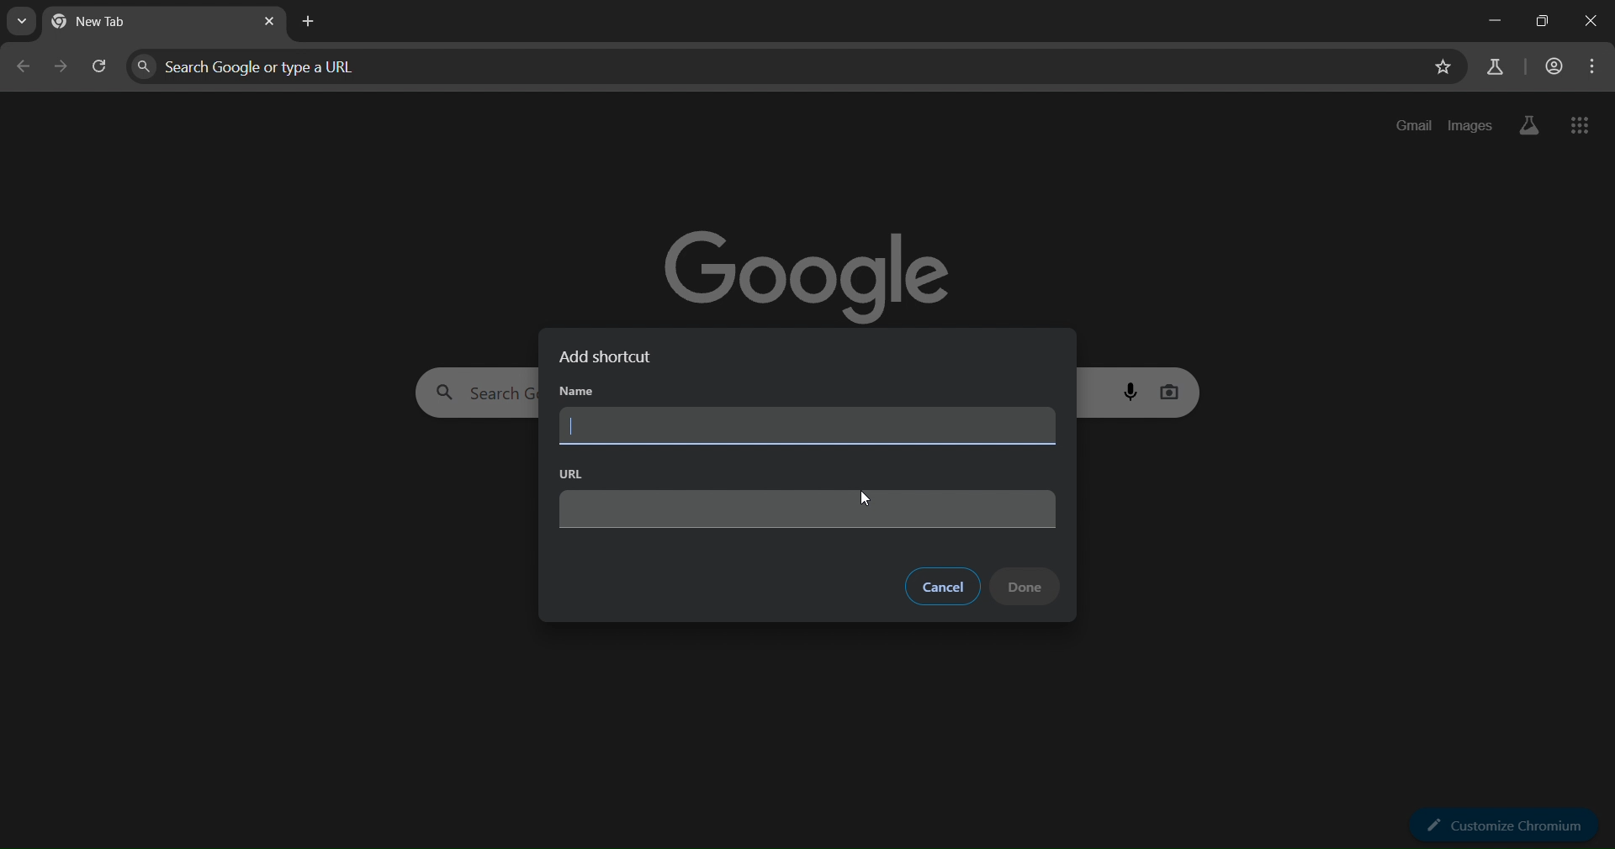 The height and width of the screenshot is (849, 1615). Describe the element at coordinates (808, 509) in the screenshot. I see `add URL` at that location.